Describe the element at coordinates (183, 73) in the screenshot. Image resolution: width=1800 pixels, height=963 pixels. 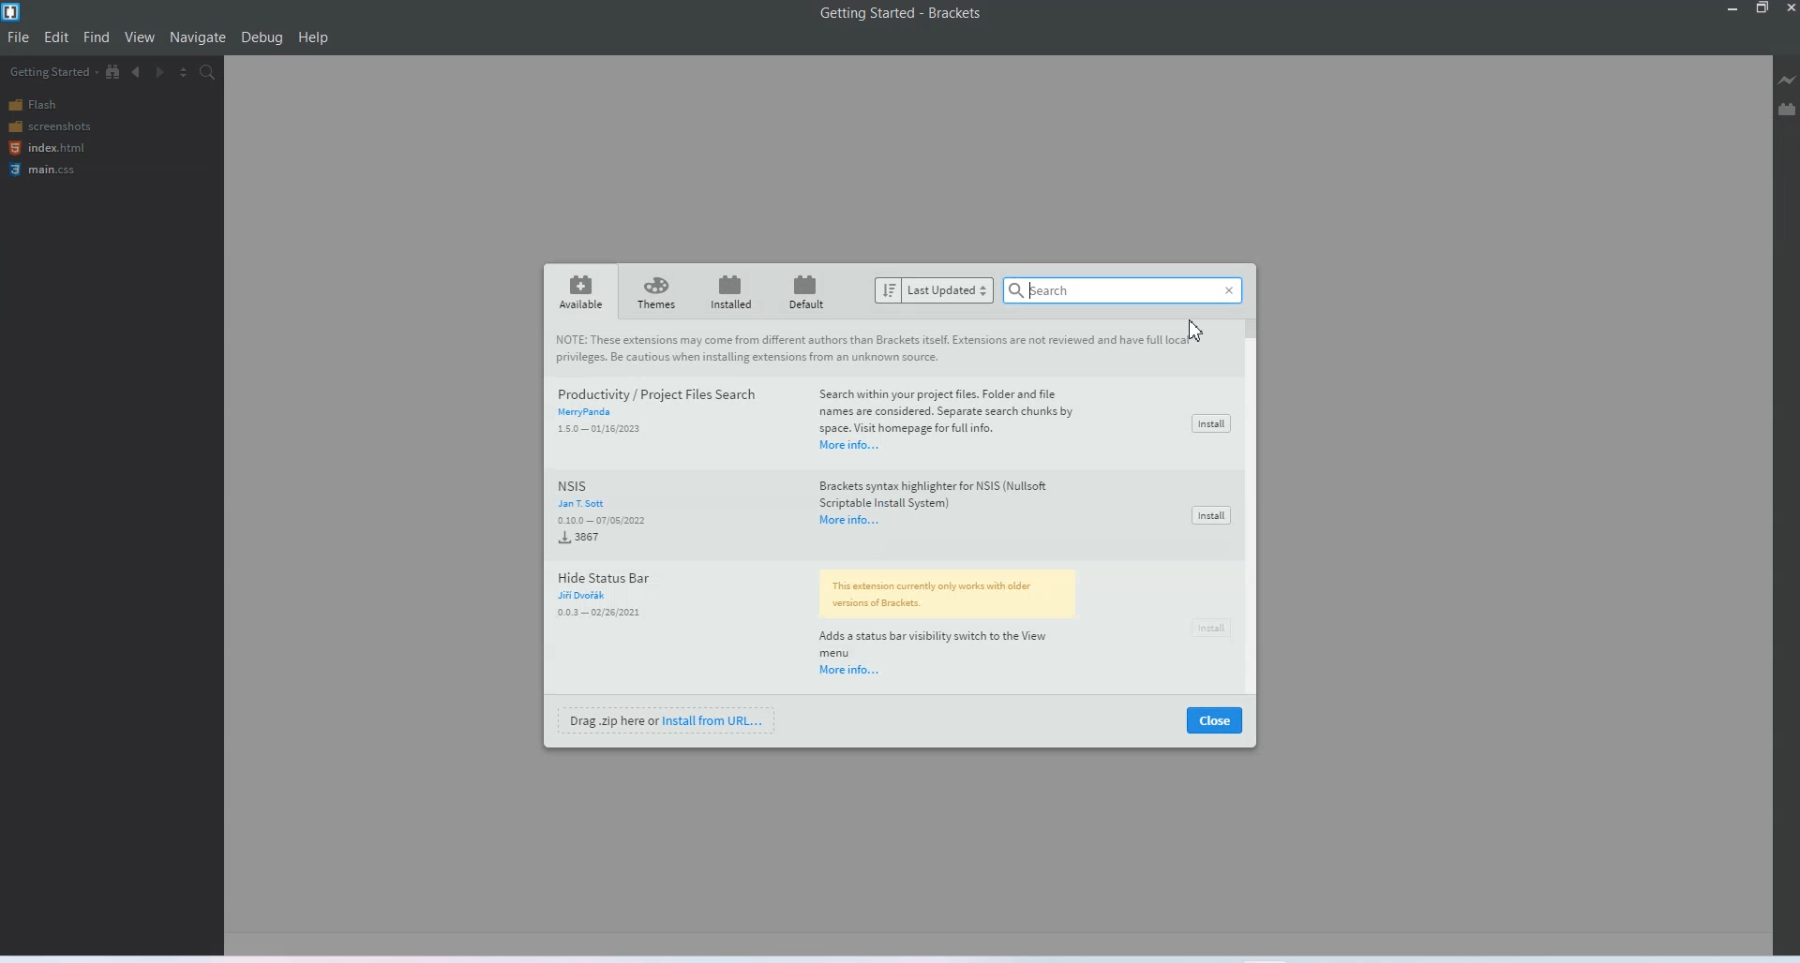
I see `Split the editor vertically or horizontally` at that location.